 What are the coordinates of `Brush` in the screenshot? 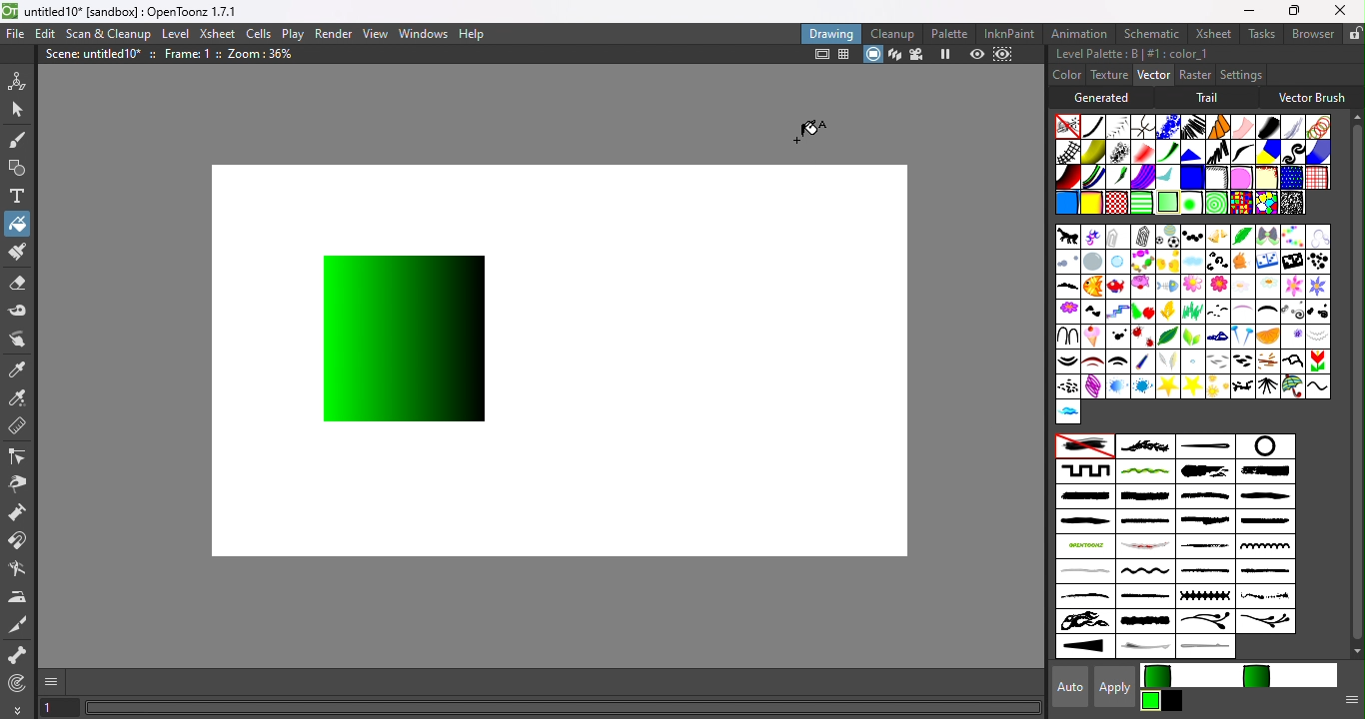 It's located at (1290, 236).